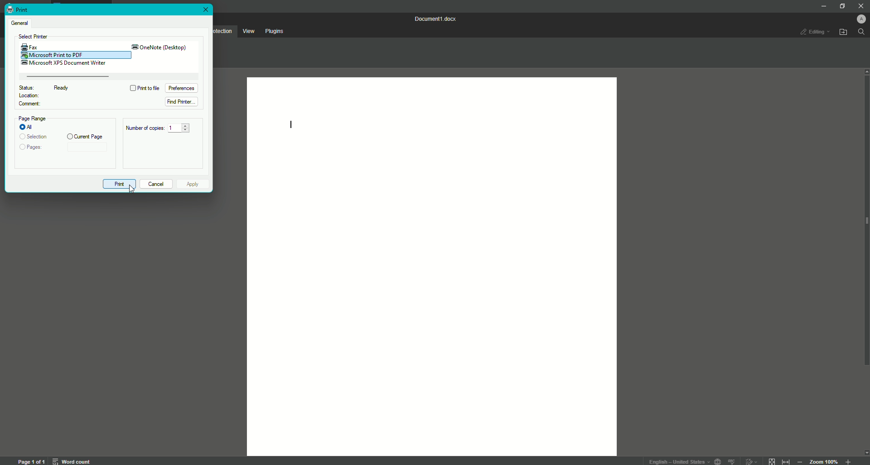 The image size is (870, 465). Describe the element at coordinates (120, 184) in the screenshot. I see `Print` at that location.